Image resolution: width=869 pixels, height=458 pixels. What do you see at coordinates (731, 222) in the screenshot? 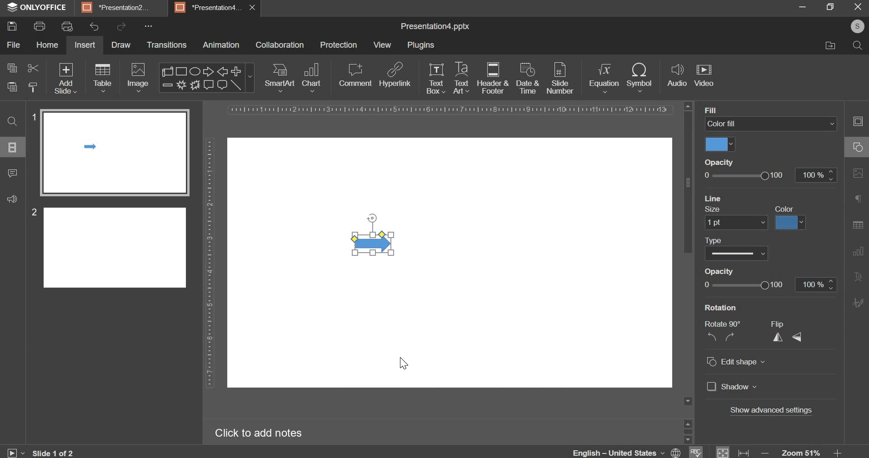
I see `` at bounding box center [731, 222].